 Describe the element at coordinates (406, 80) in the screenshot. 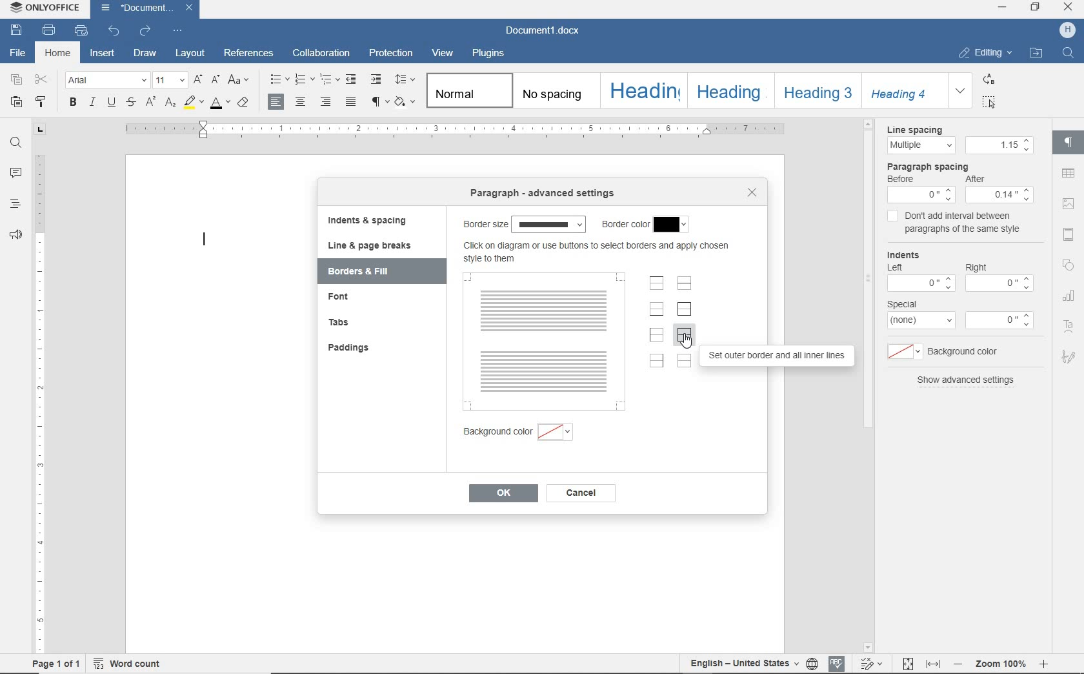

I see `paragraph line spacing` at that location.